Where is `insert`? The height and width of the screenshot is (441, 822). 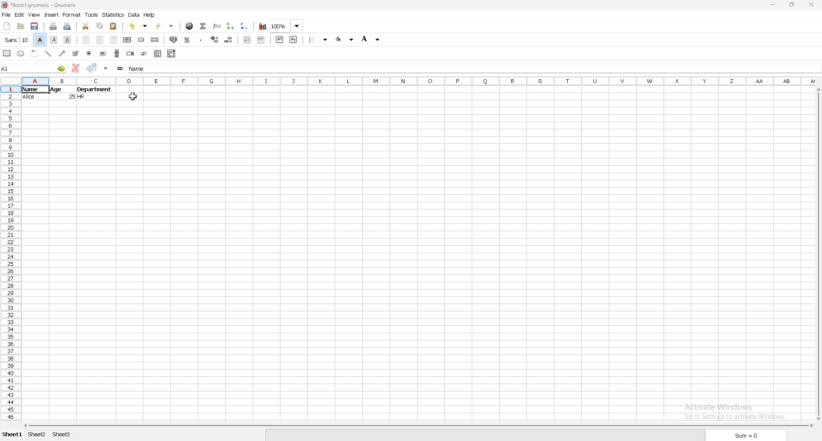
insert is located at coordinates (51, 15).